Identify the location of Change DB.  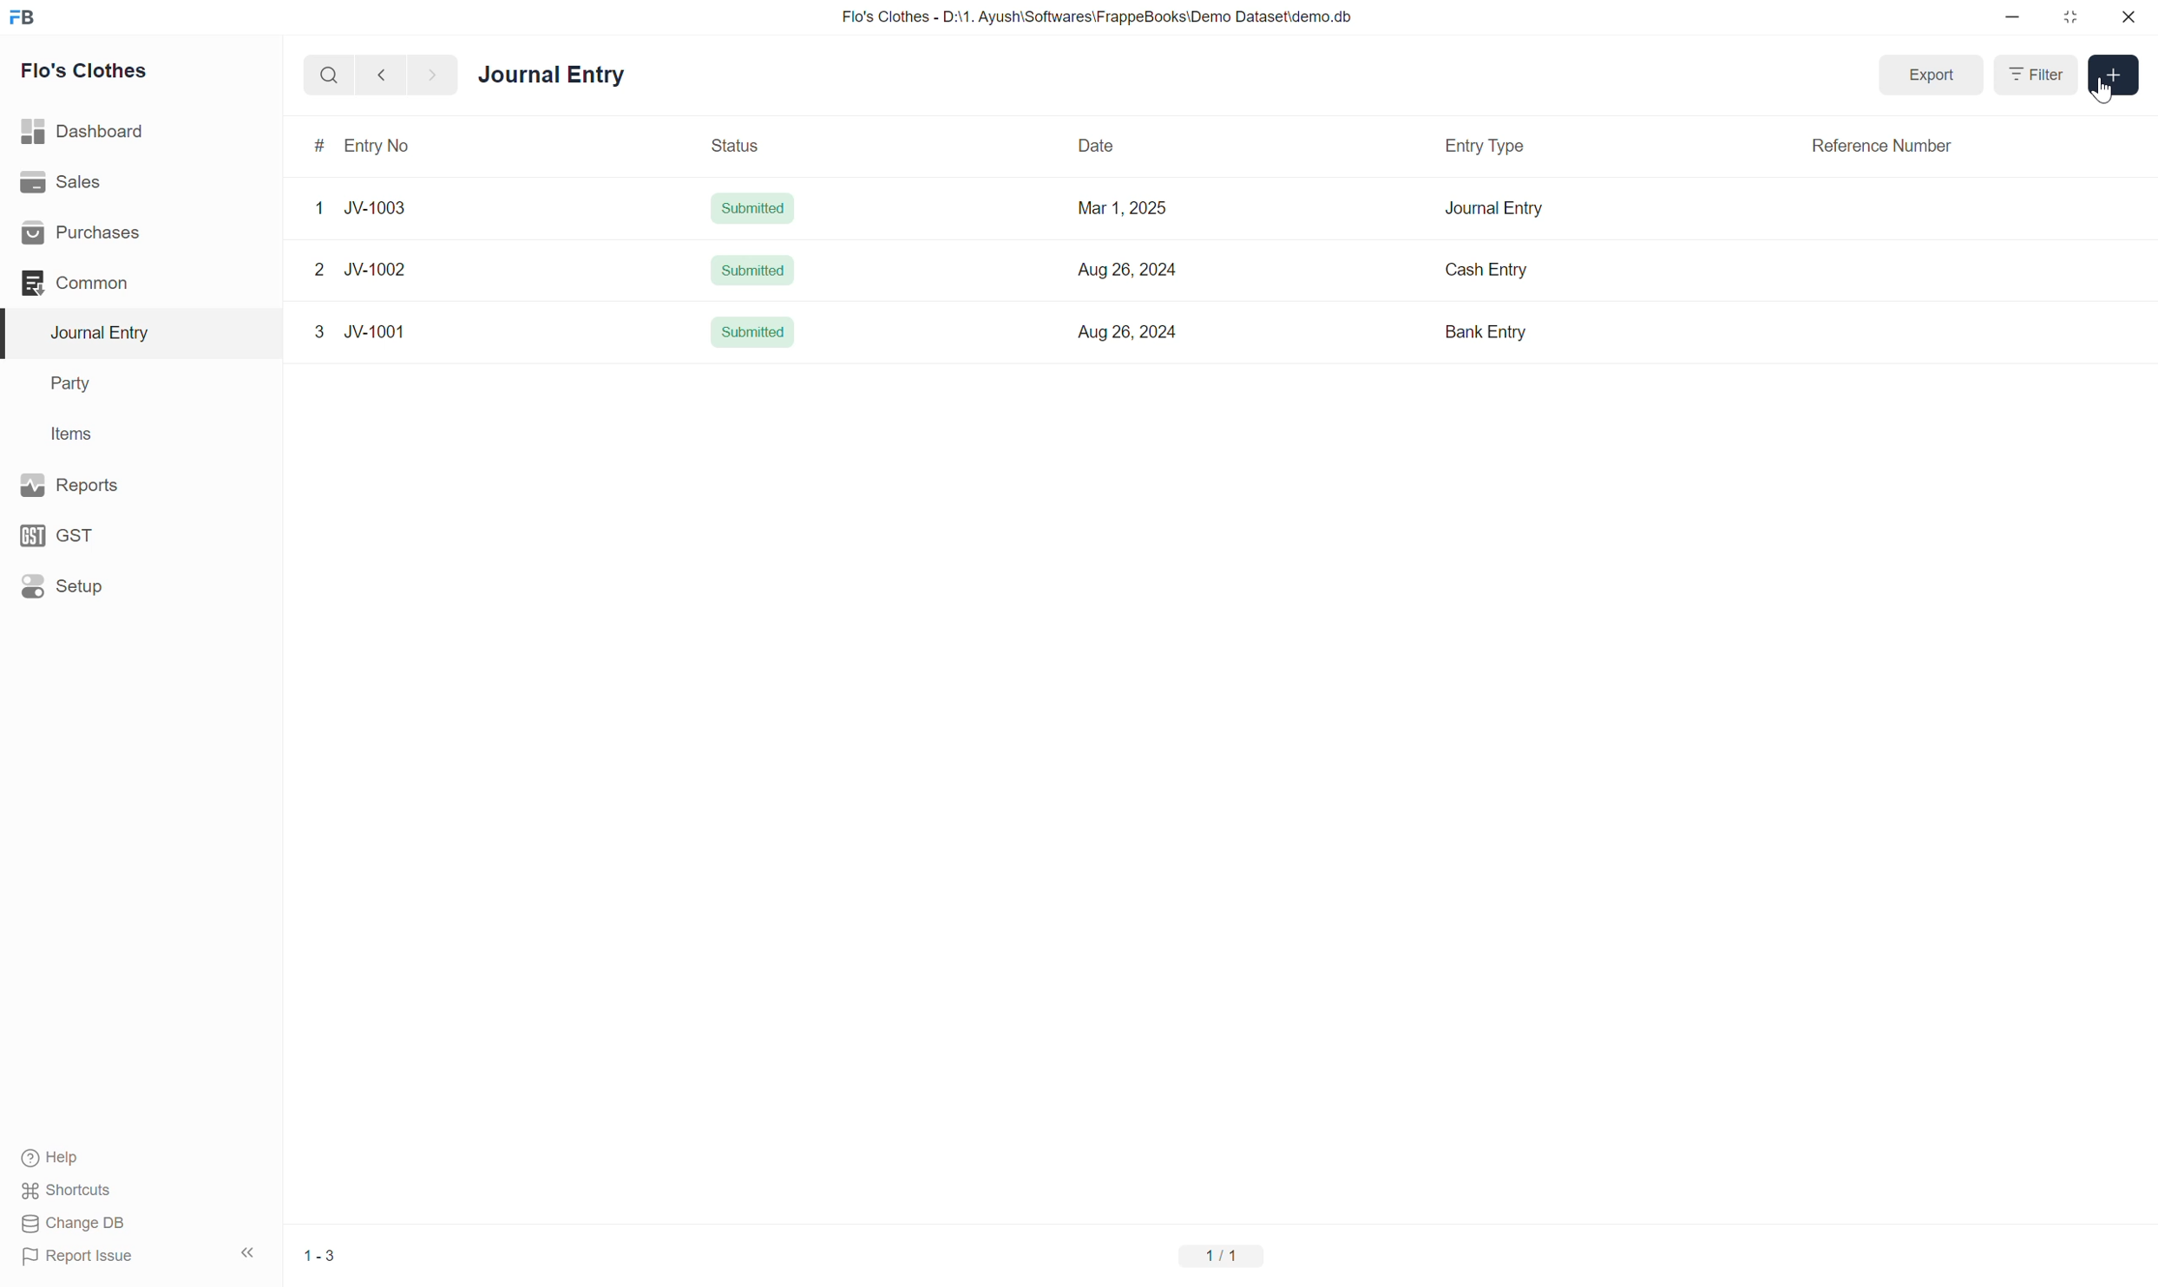
(73, 1223).